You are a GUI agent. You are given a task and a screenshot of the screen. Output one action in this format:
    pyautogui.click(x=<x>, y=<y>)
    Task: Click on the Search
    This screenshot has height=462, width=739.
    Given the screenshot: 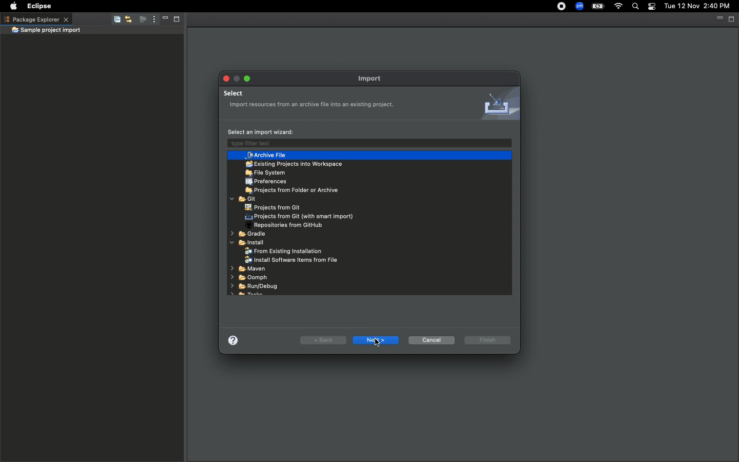 What is the action you would take?
    pyautogui.click(x=634, y=7)
    